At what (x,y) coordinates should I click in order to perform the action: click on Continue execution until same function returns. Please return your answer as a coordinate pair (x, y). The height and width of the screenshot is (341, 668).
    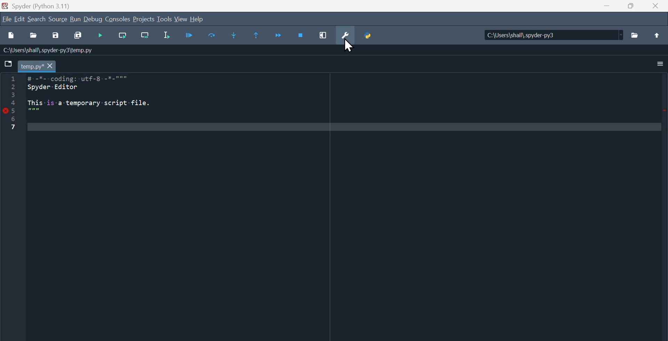
    Looking at the image, I should click on (260, 35).